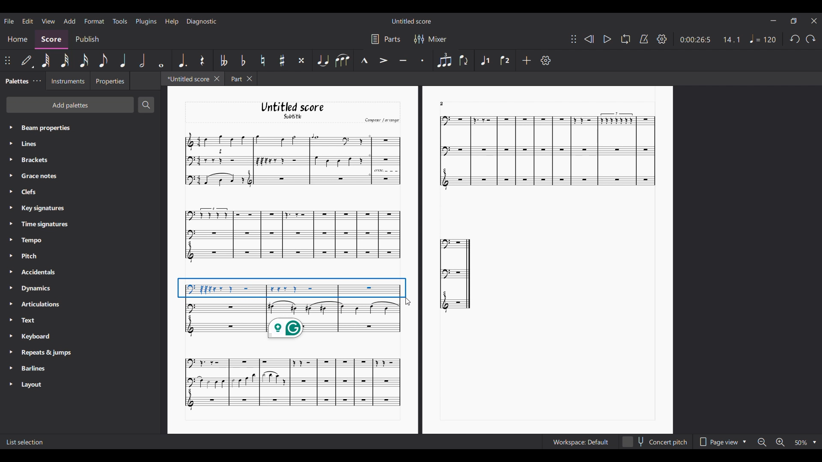 The image size is (822, 462). I want to click on Mixer settings, so click(431, 39).